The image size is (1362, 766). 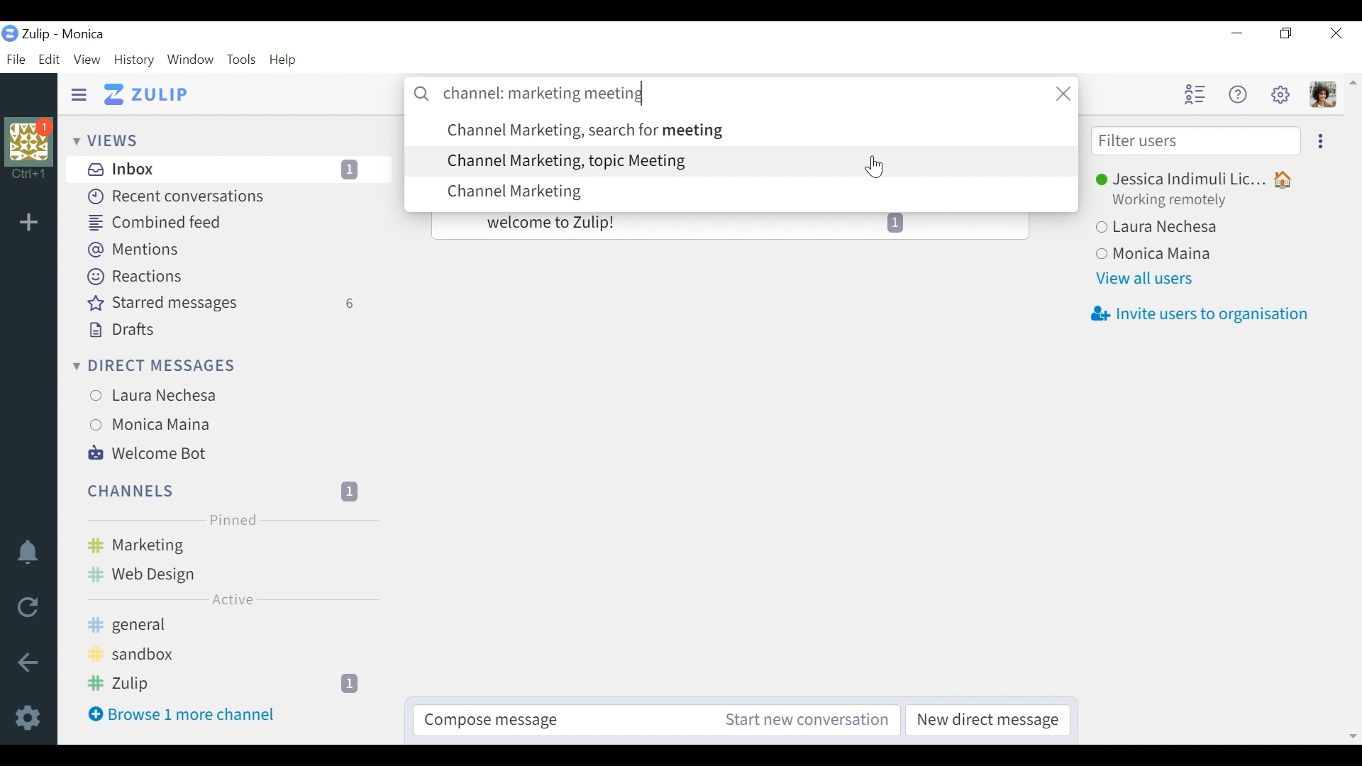 What do you see at coordinates (33, 227) in the screenshot?
I see `add organisation` at bounding box center [33, 227].